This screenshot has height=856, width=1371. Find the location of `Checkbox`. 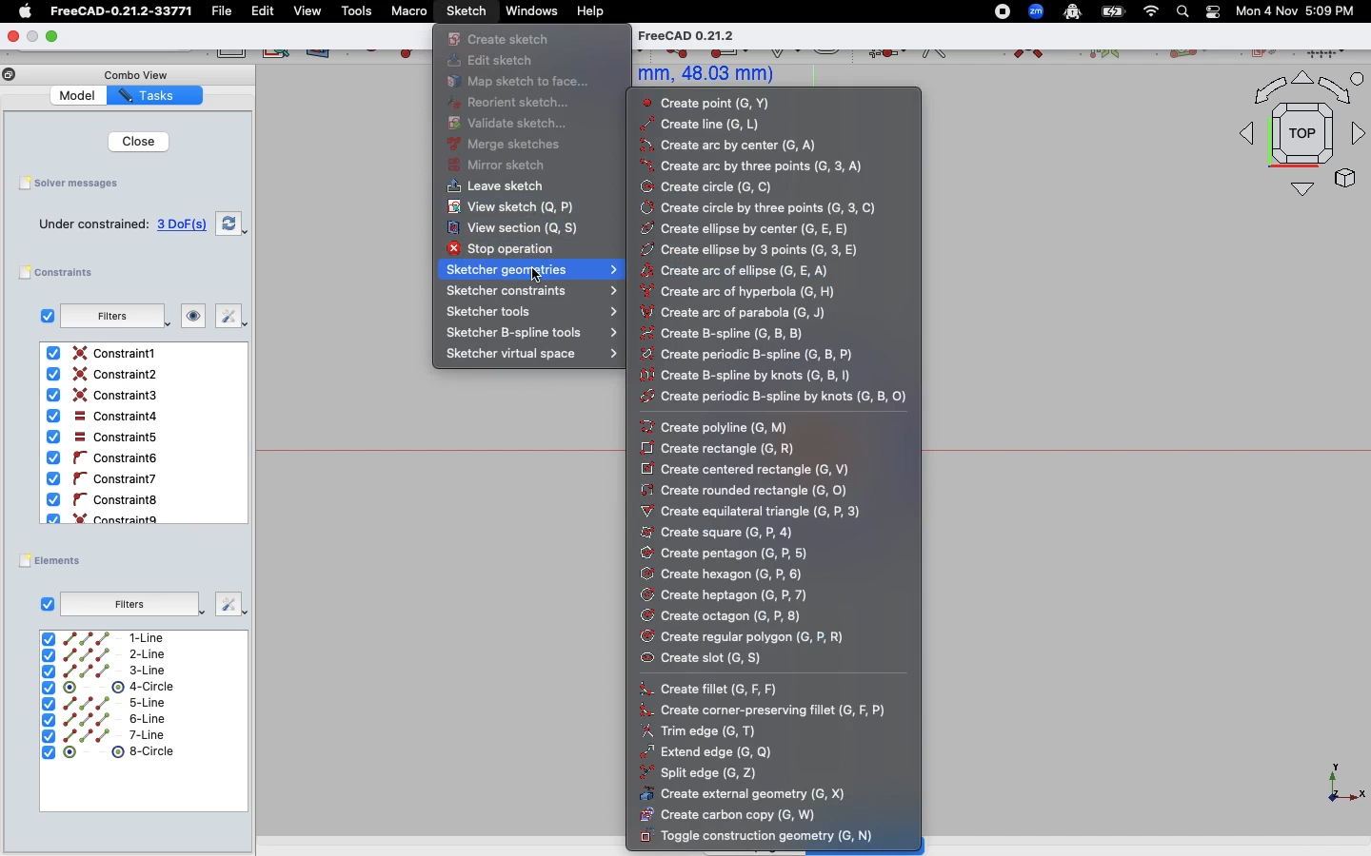

Checkbox is located at coordinates (48, 603).